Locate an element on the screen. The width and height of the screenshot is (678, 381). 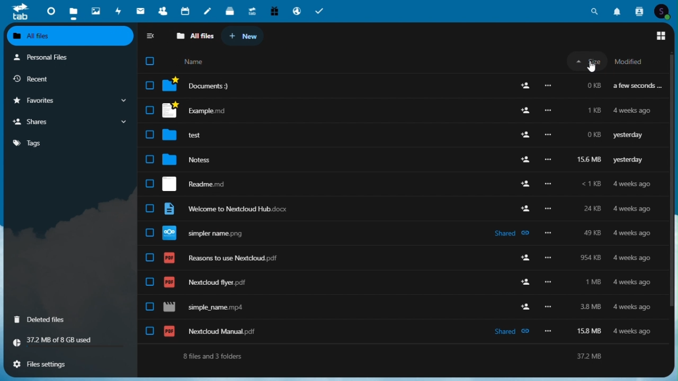
8 files and 3 folders. is located at coordinates (217, 359).